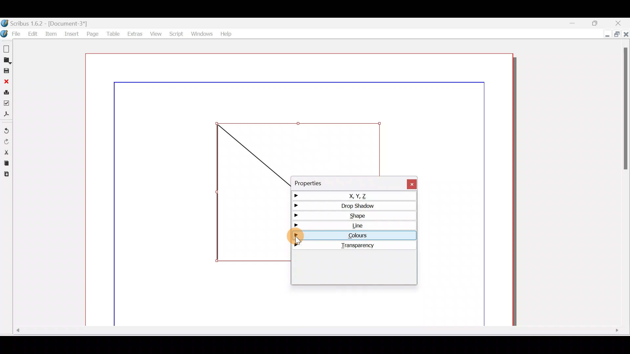  What do you see at coordinates (6, 91) in the screenshot?
I see `Print` at bounding box center [6, 91].